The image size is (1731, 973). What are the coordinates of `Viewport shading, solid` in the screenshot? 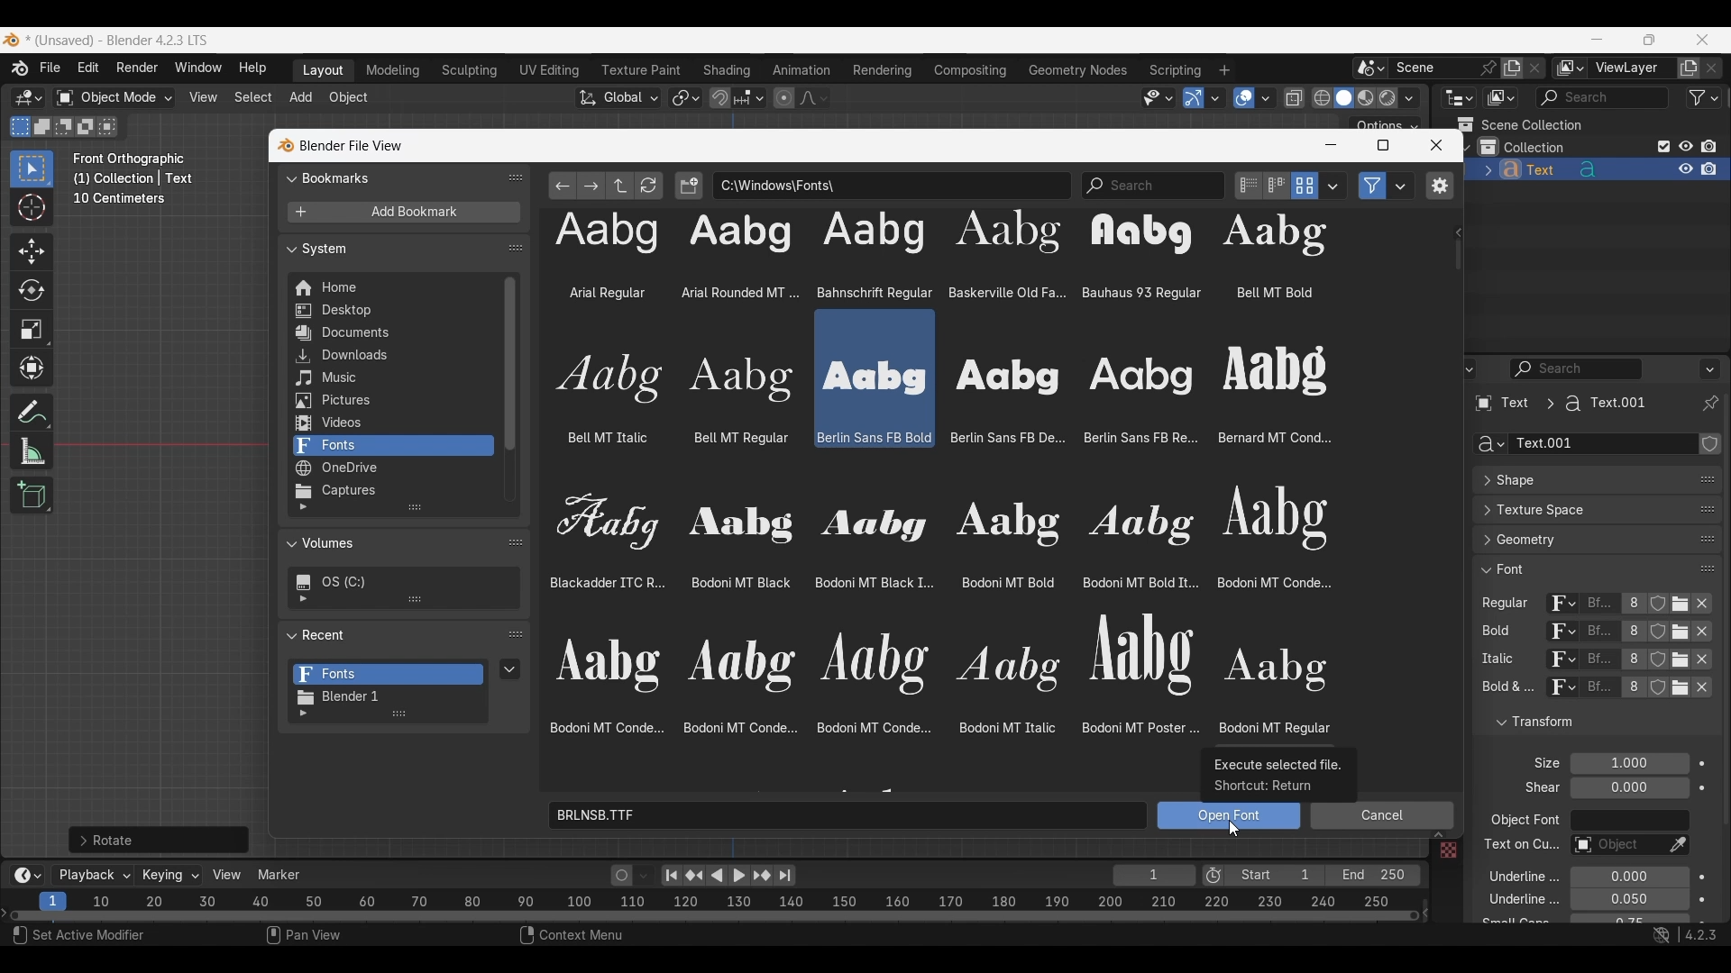 It's located at (1343, 98).